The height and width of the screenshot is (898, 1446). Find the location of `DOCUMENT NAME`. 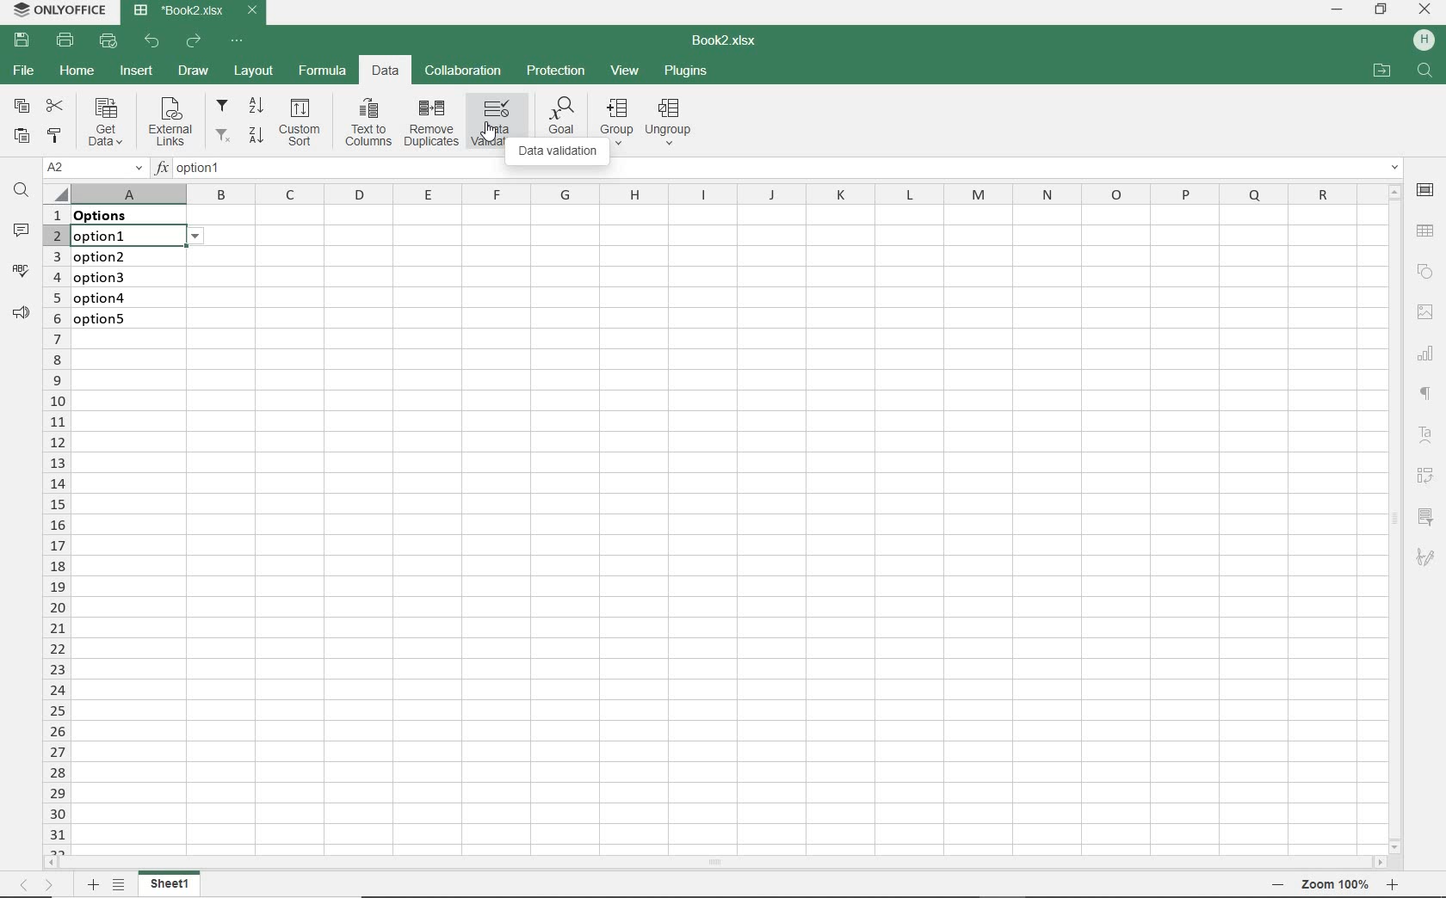

DOCUMENT NAME is located at coordinates (732, 41).